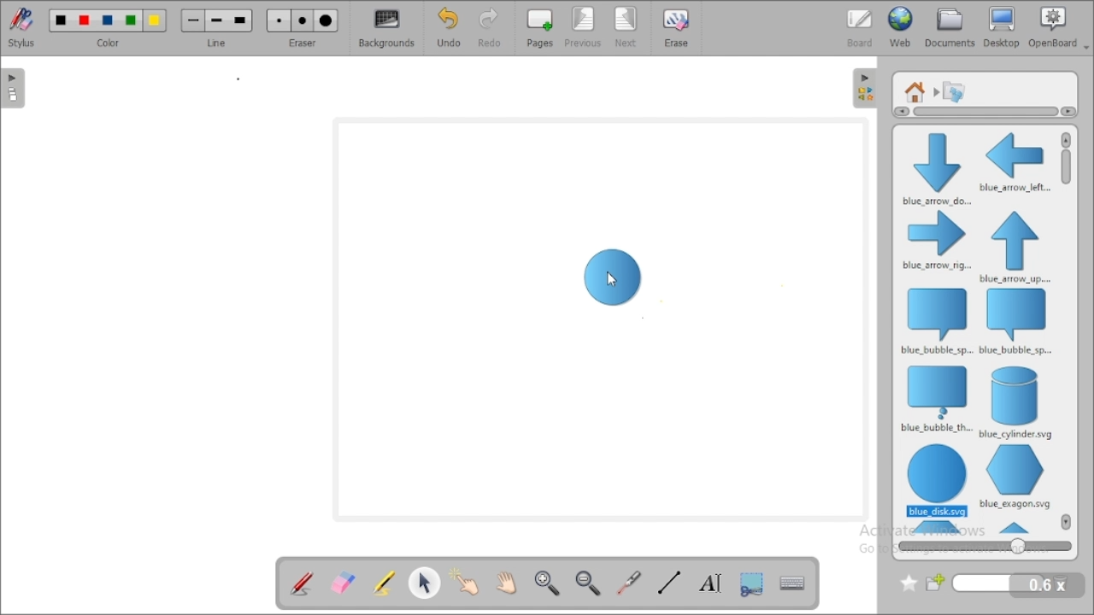  Describe the element at coordinates (303, 27) in the screenshot. I see `eraser` at that location.